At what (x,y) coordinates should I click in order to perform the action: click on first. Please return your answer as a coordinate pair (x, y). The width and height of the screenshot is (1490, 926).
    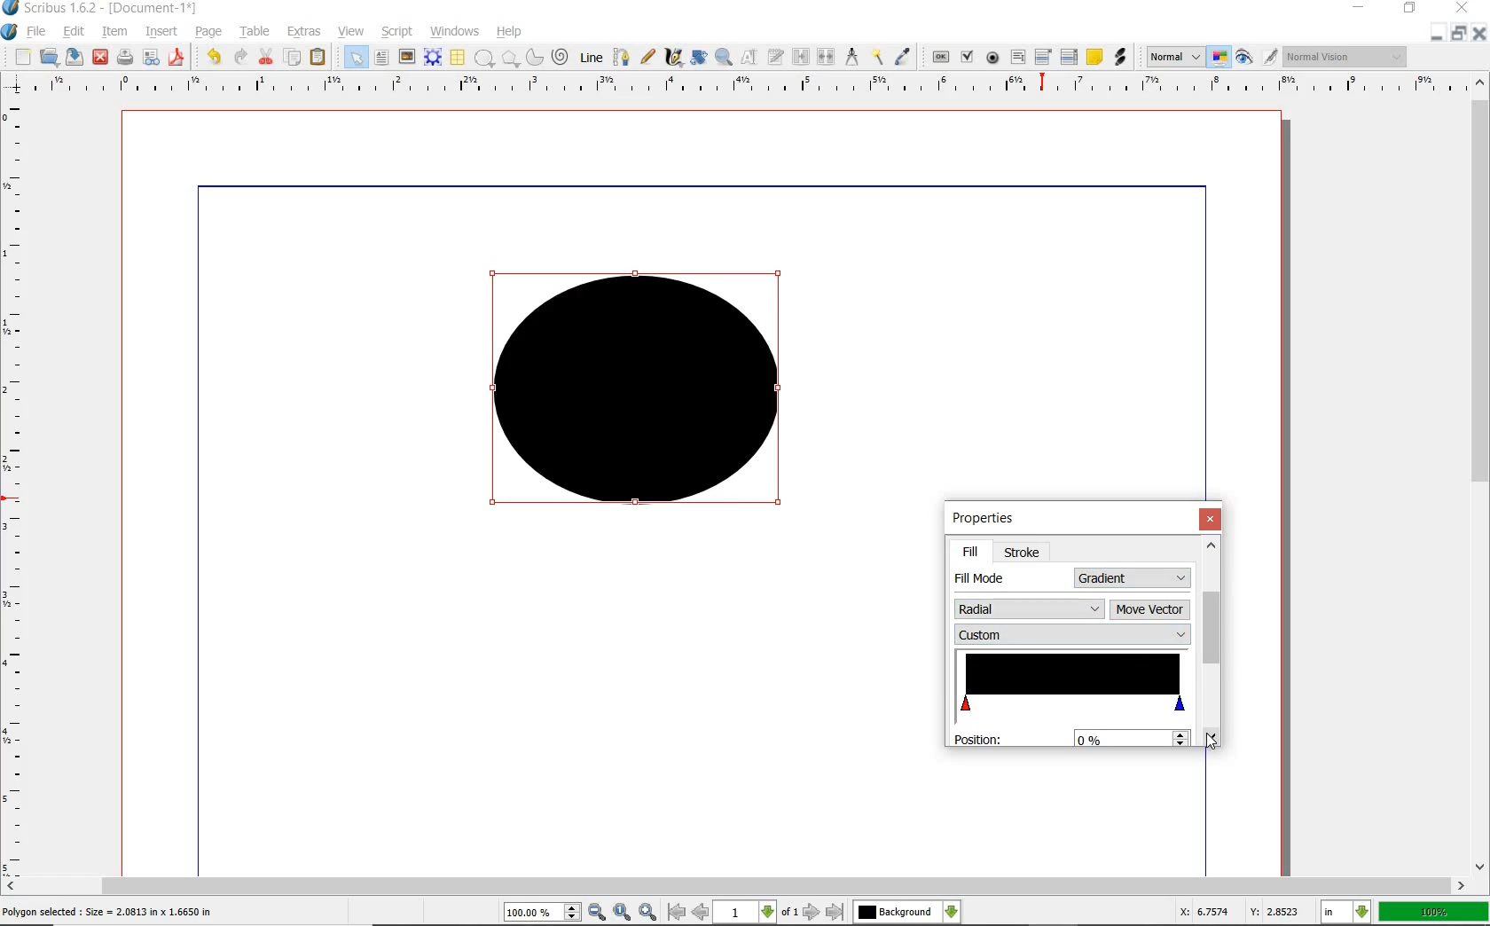
    Looking at the image, I should click on (676, 912).